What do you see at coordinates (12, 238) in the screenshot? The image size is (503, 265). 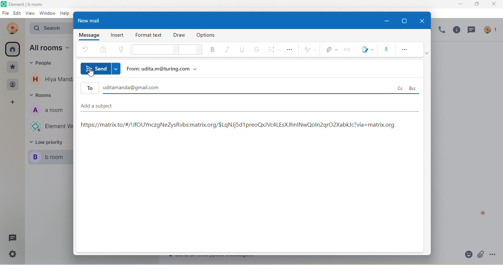 I see `thread` at bounding box center [12, 238].